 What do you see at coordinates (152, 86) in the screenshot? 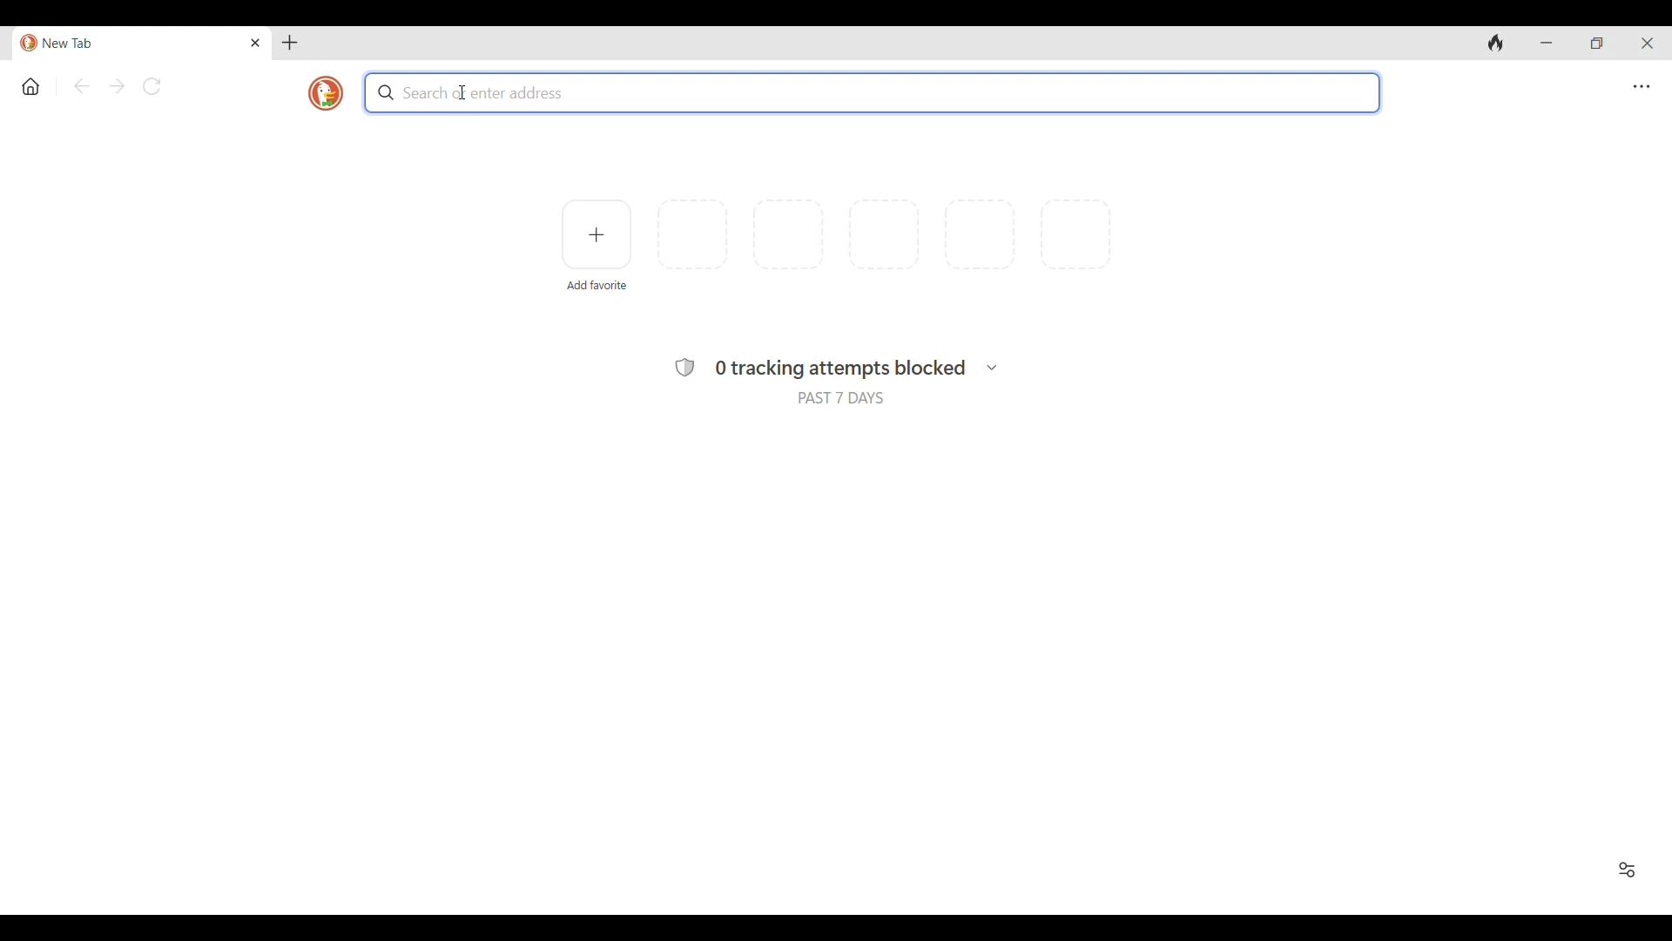
I see `Reload page` at bounding box center [152, 86].